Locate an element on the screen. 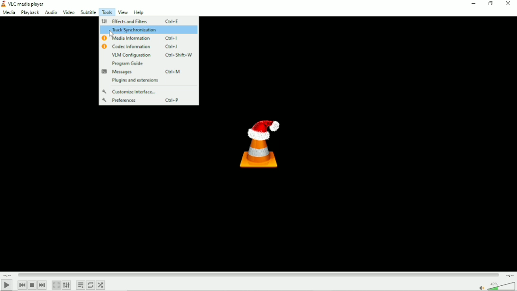  Messages is located at coordinates (149, 72).